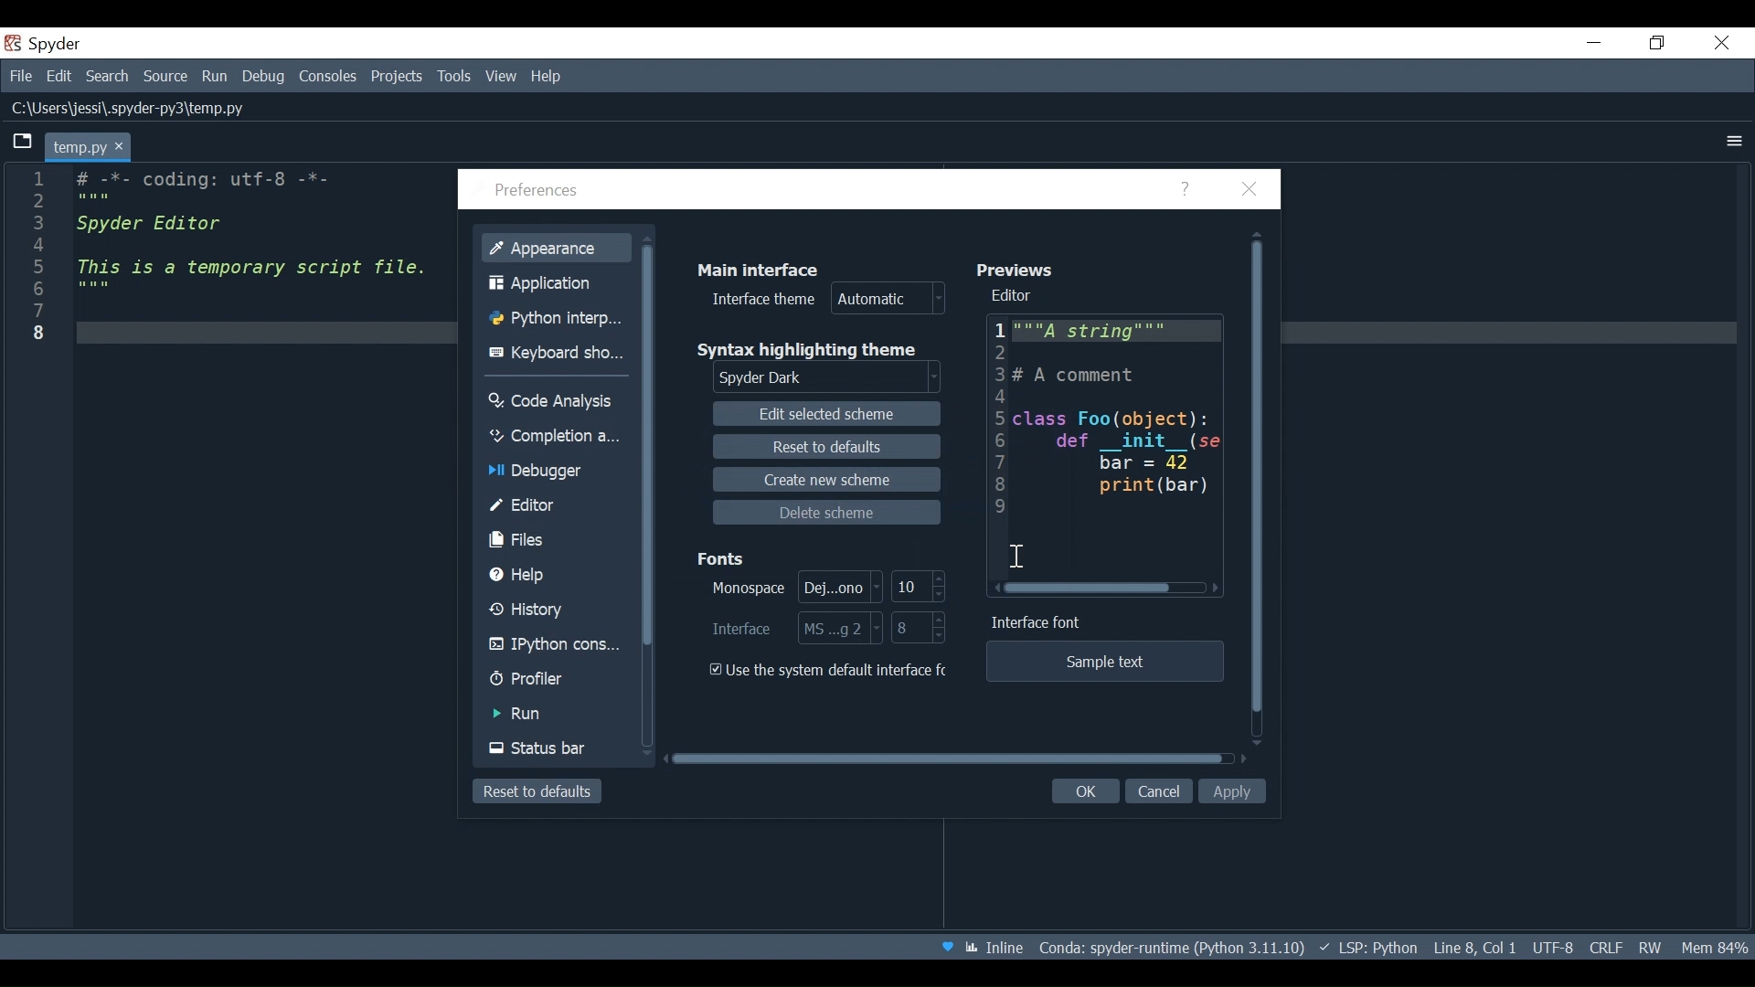 This screenshot has width=1755, height=987. Describe the element at coordinates (23, 142) in the screenshot. I see `Browse Tab` at that location.